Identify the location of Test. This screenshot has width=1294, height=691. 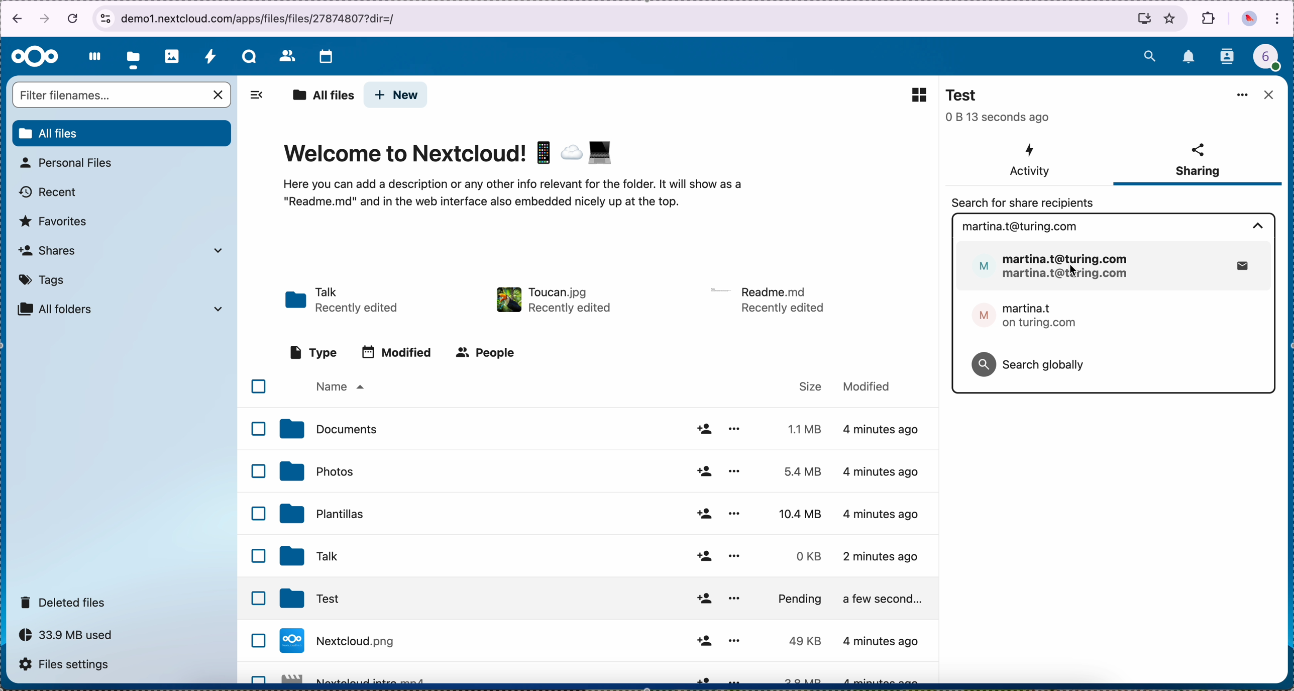
(966, 95).